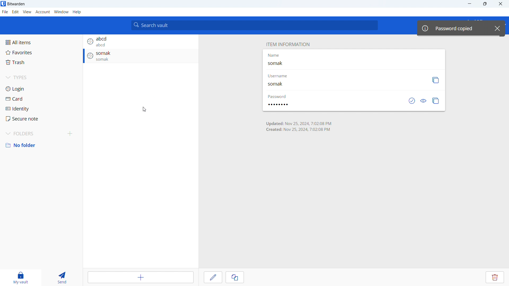 This screenshot has height=286, width=509. I want to click on identity, so click(41, 108).